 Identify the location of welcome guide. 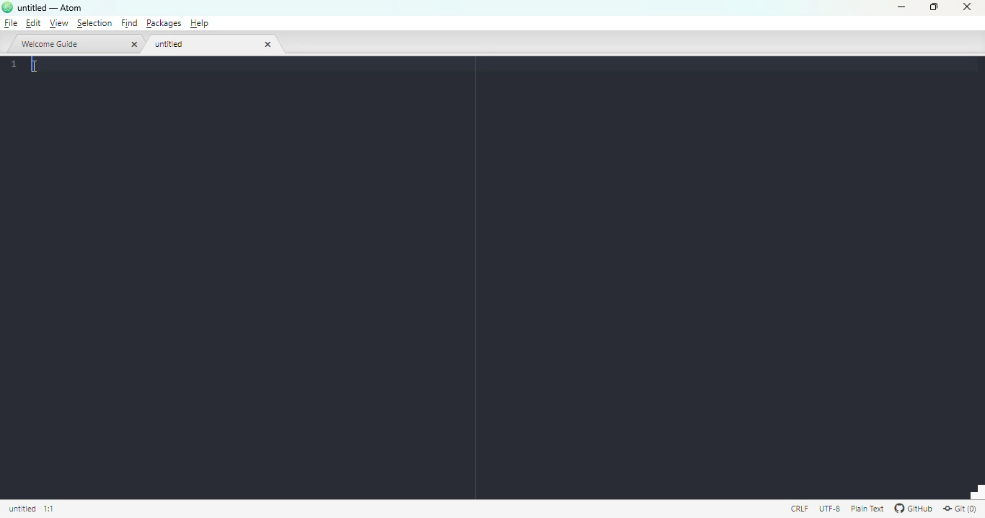
(69, 44).